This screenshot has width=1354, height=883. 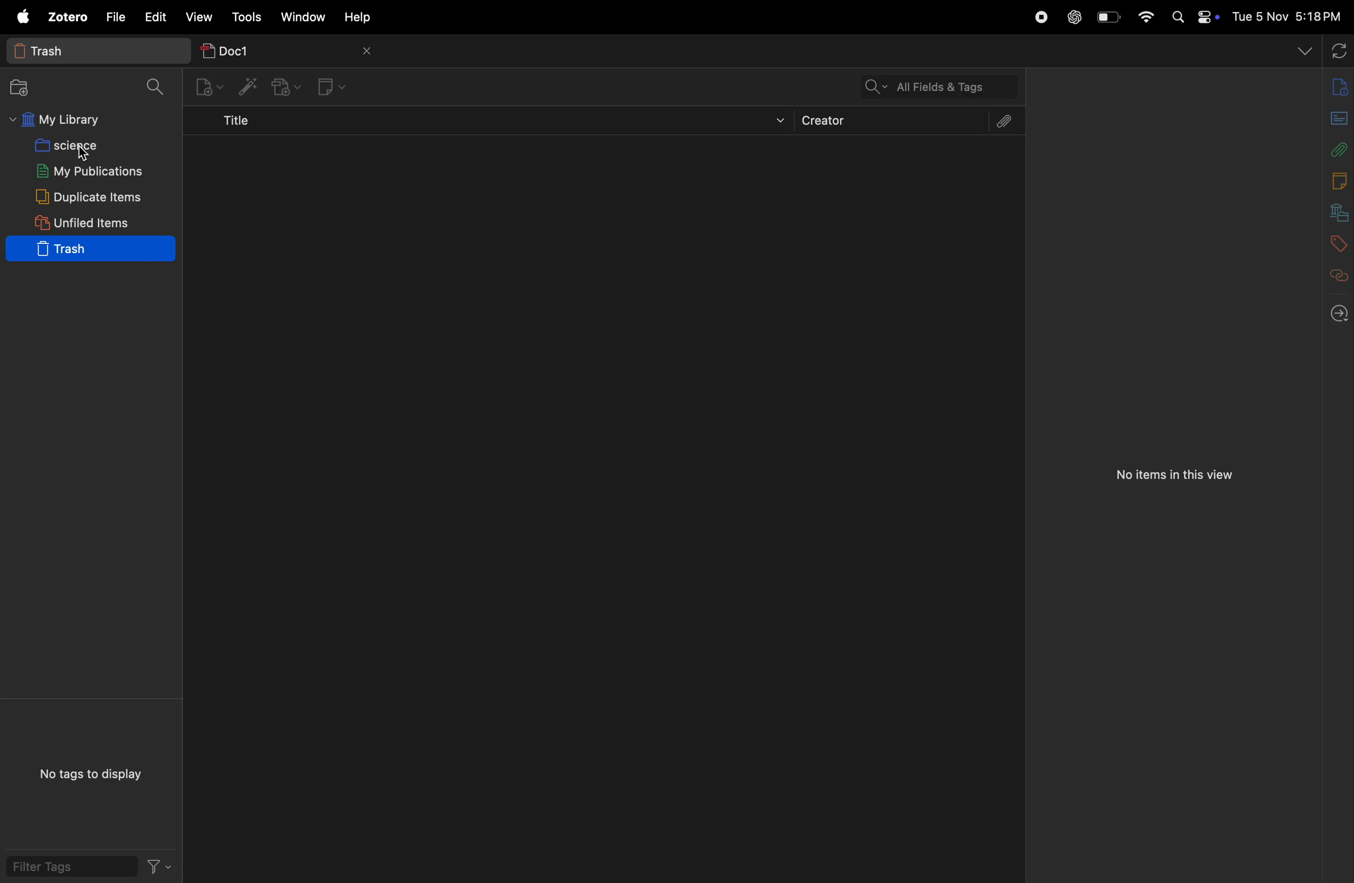 What do you see at coordinates (89, 196) in the screenshot?
I see `duplicate items` at bounding box center [89, 196].